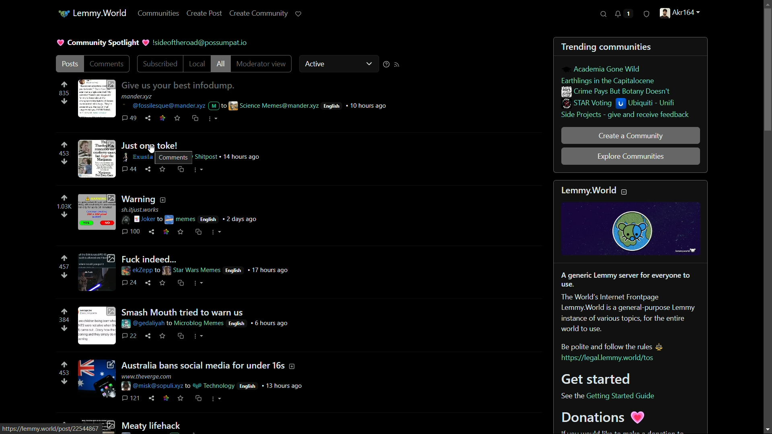 The width and height of the screenshot is (772, 434). Describe the element at coordinates (97, 325) in the screenshot. I see `thumbnail` at that location.